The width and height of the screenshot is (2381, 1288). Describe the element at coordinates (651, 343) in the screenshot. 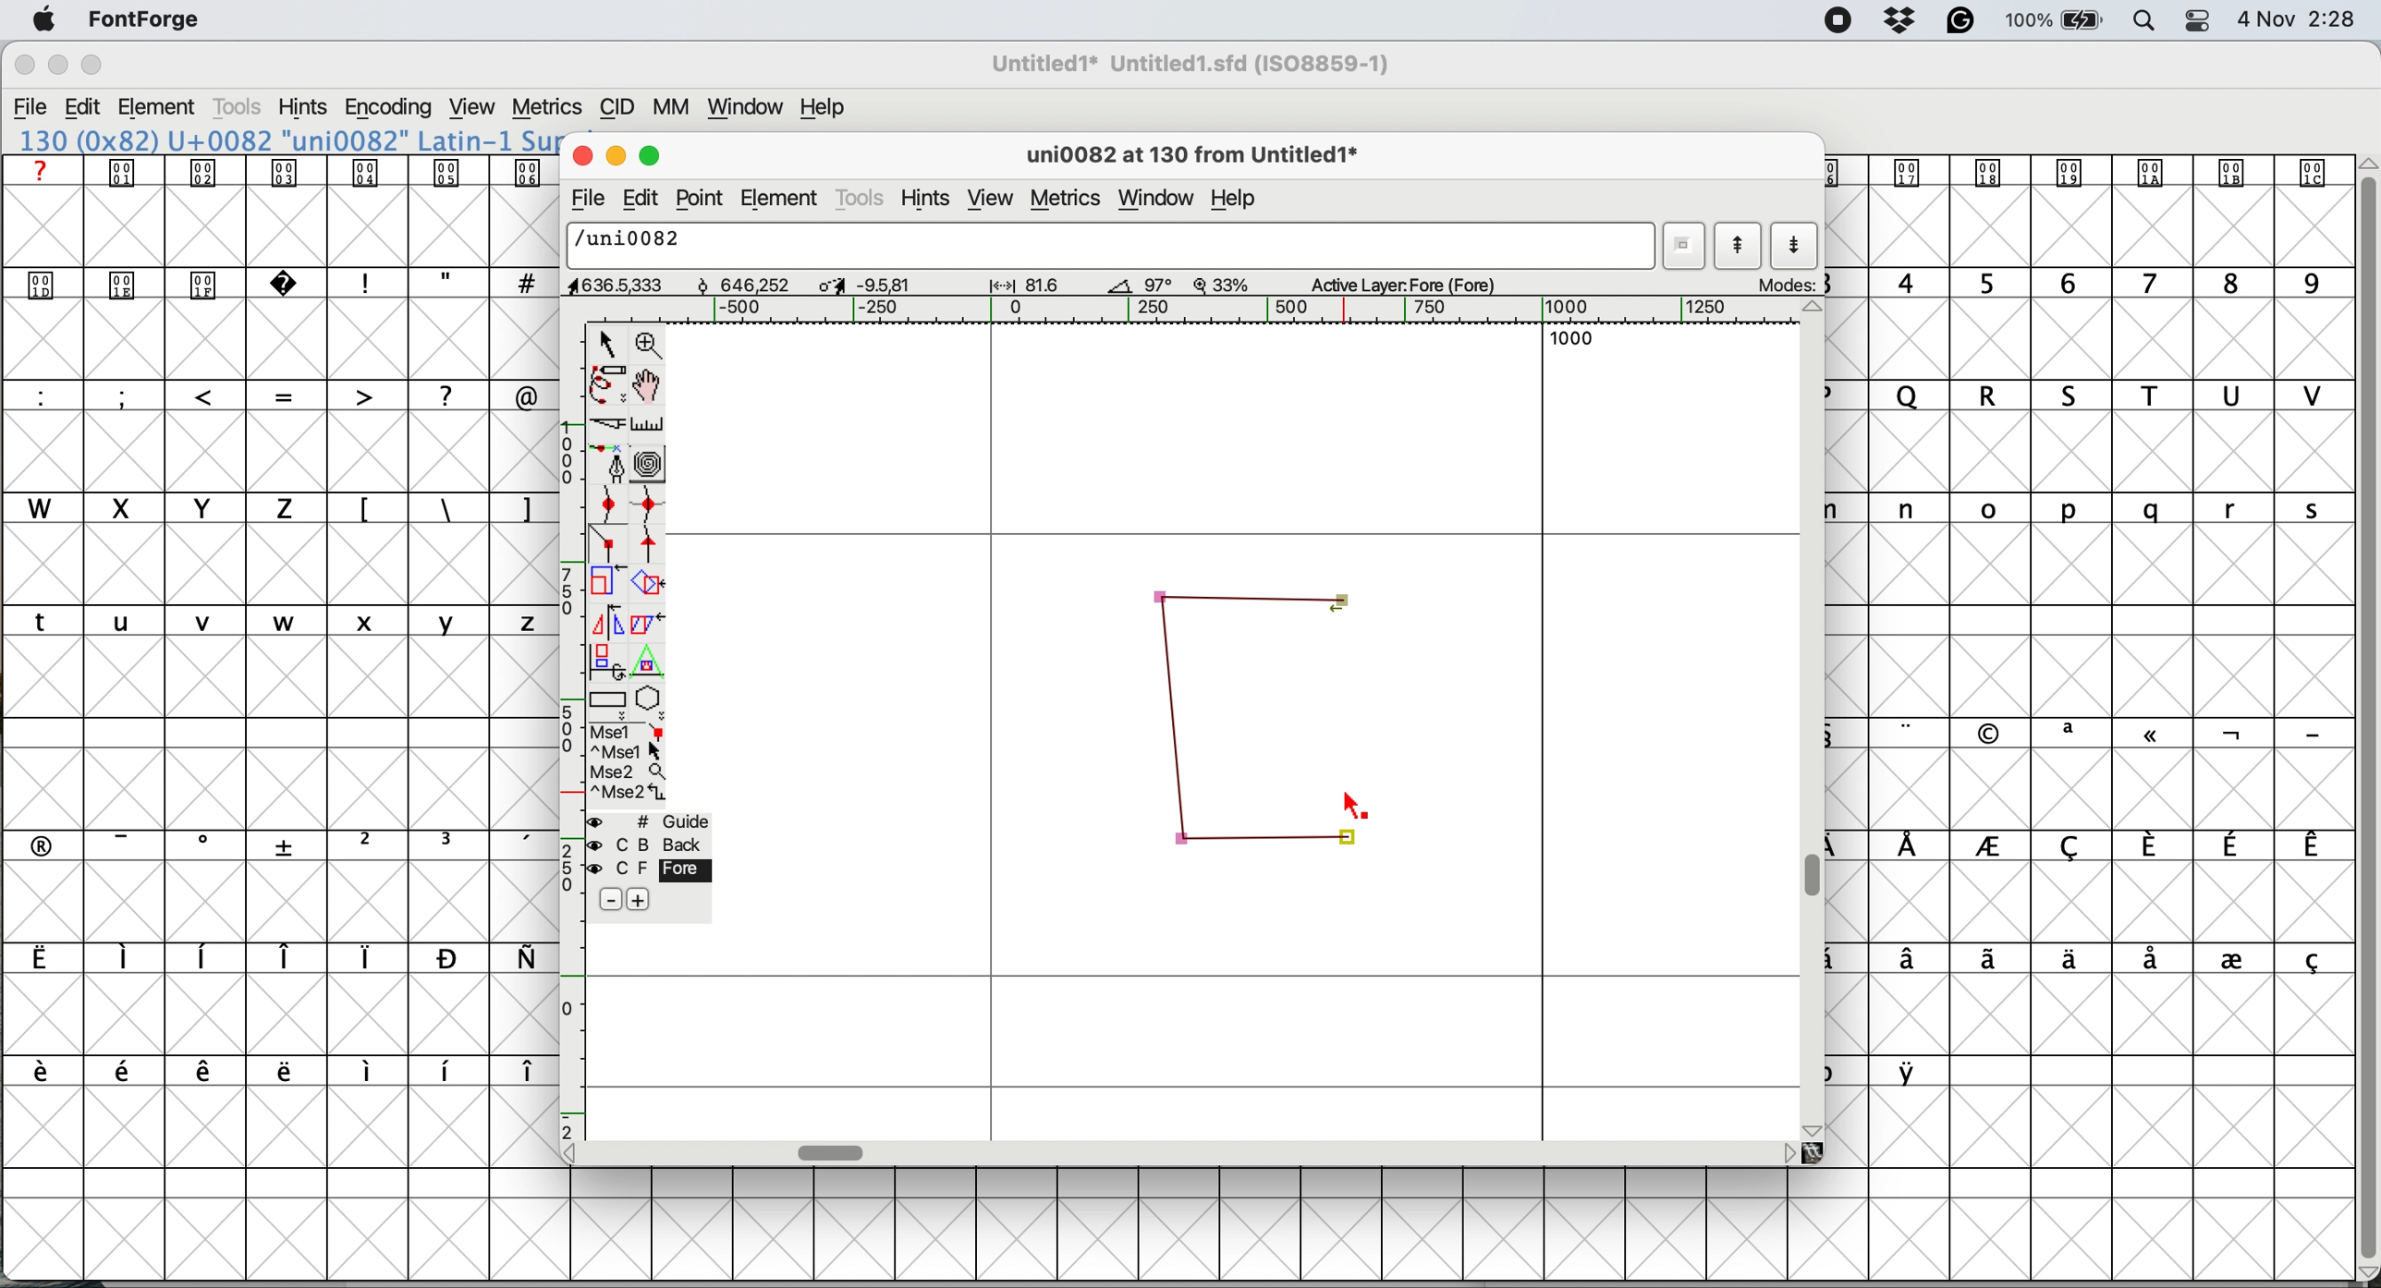

I see `zoom` at that location.